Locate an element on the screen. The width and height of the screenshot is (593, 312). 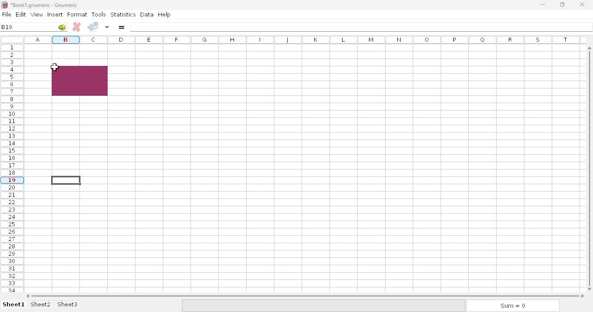
current active cell is located at coordinates (66, 180).